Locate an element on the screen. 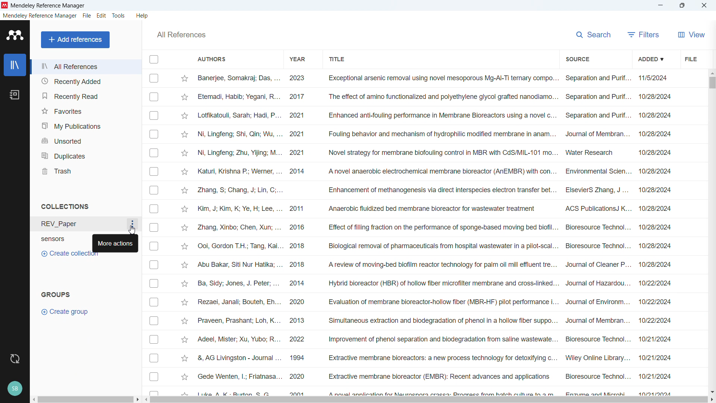  Select respective publication is located at coordinates (154, 358).